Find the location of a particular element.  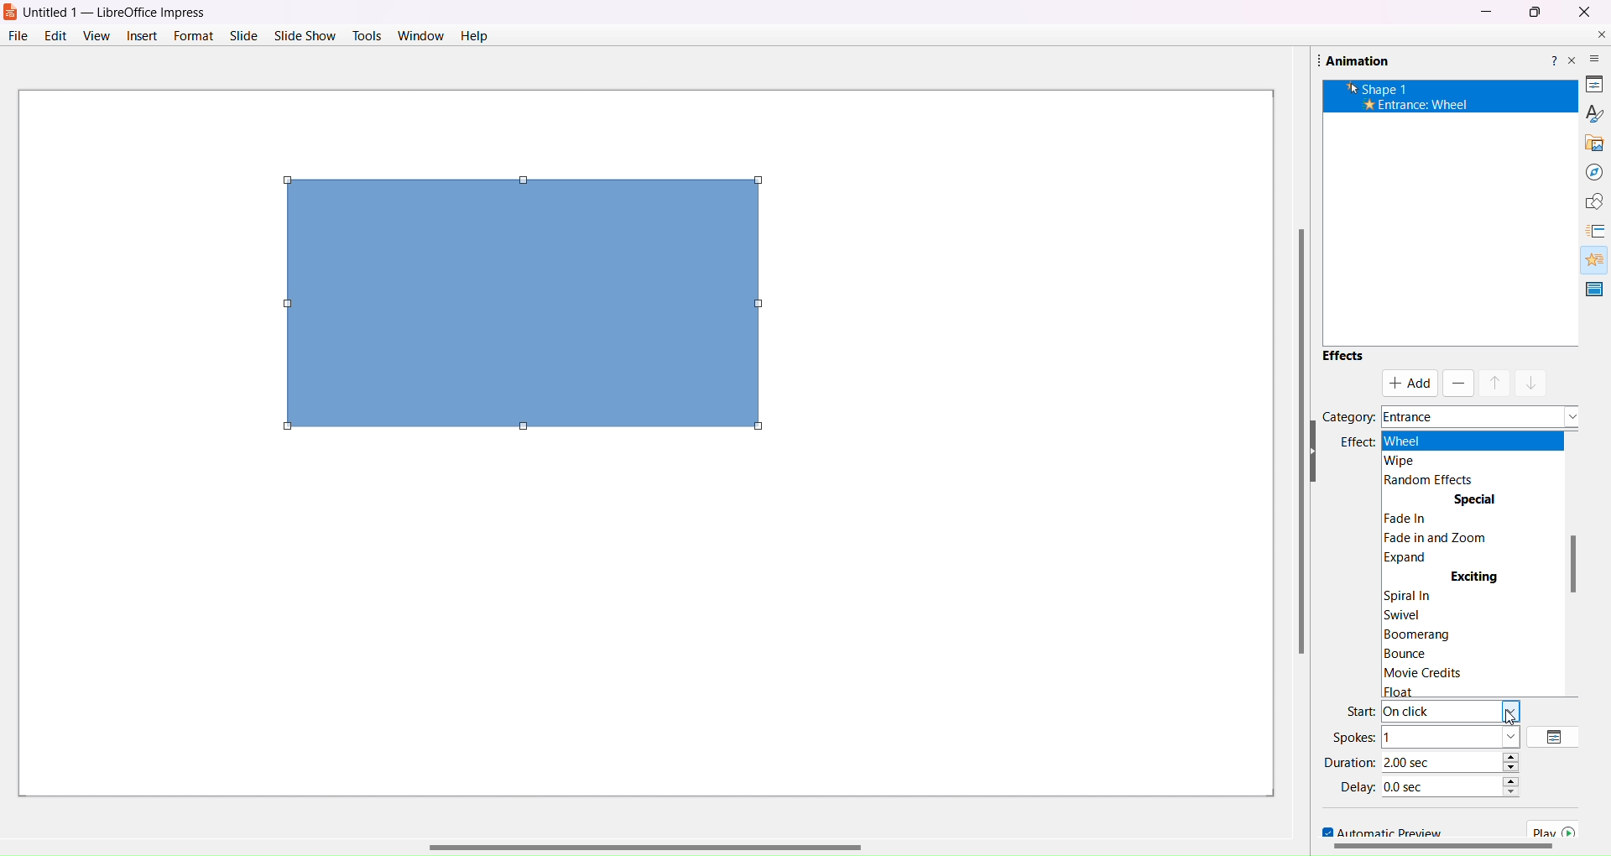

Gallery is located at coordinates (1588, 139).